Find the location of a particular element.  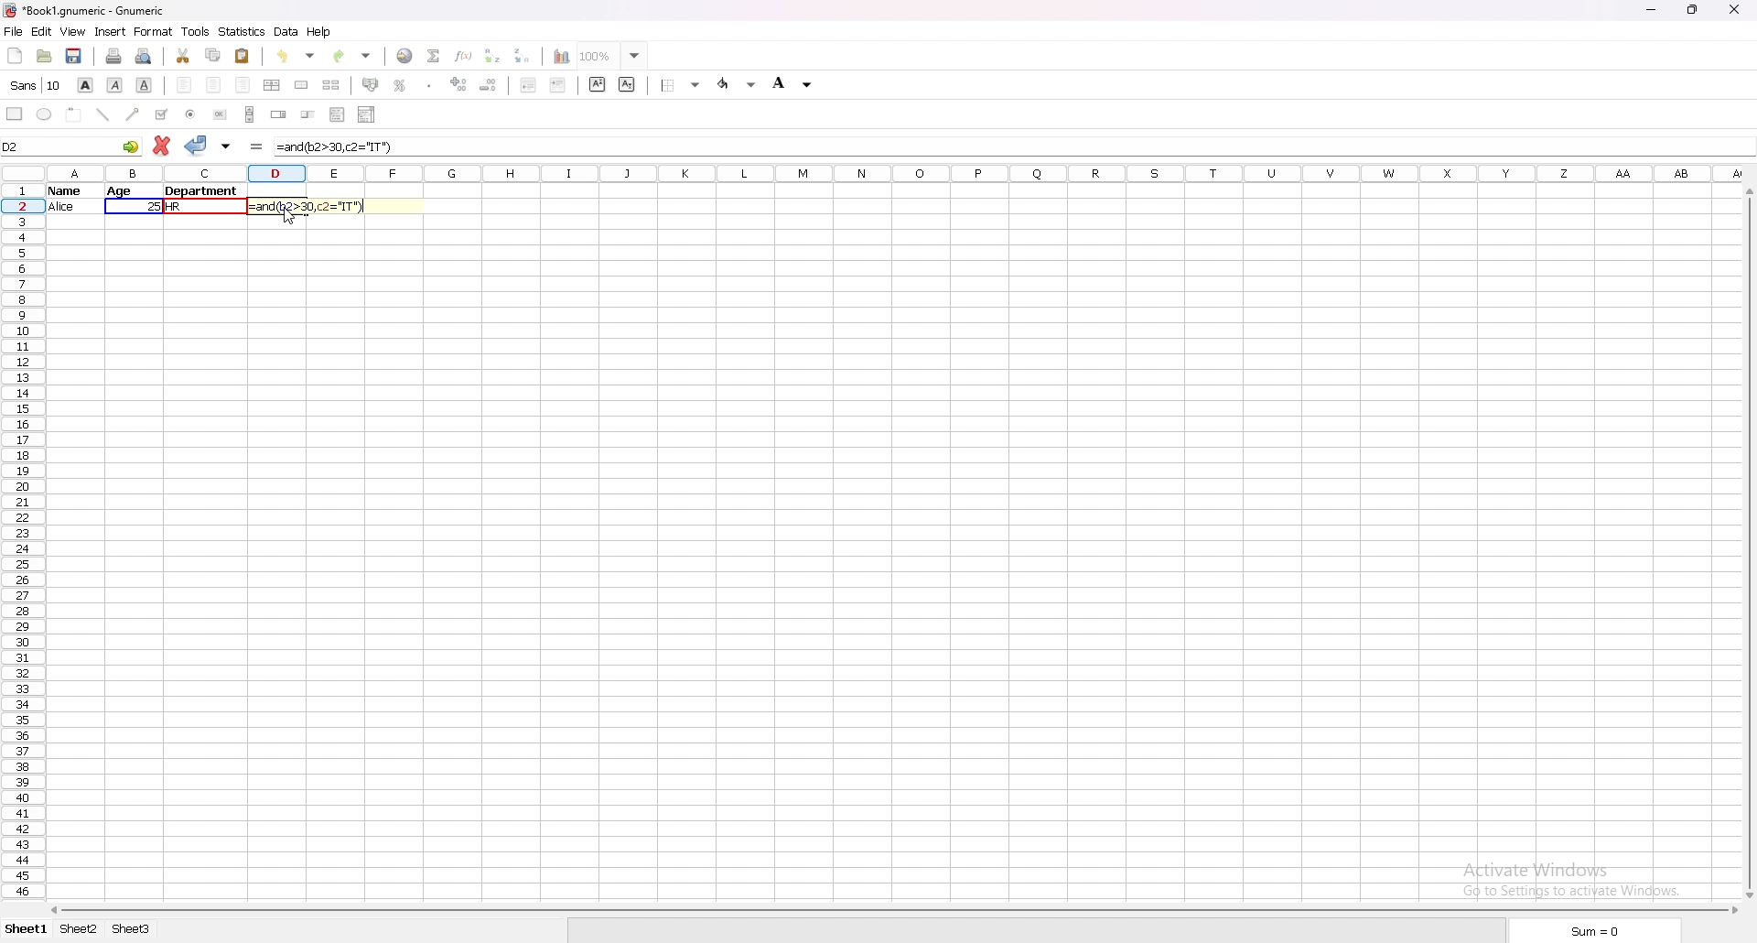

sort descending is located at coordinates (523, 55).